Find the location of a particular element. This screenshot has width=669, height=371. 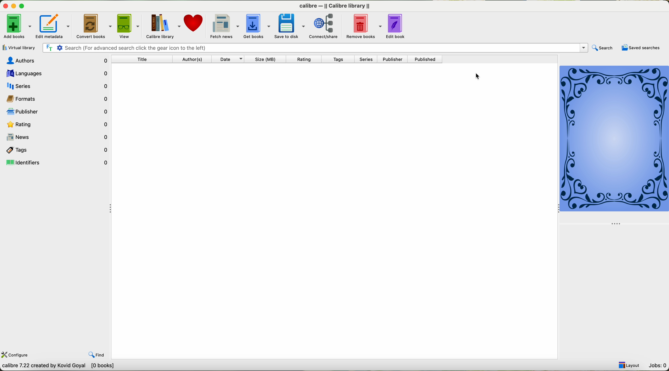

news is located at coordinates (57, 137).